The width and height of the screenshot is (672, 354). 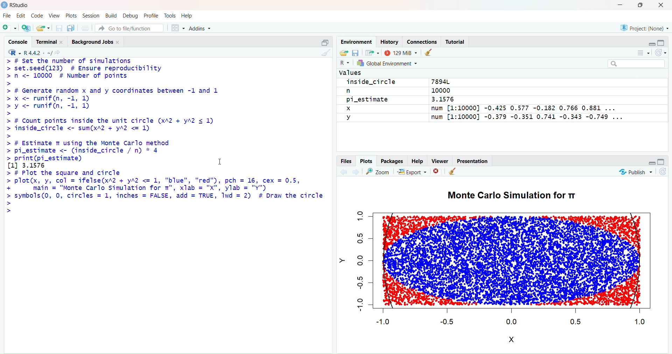 I want to click on Import data, so click(x=373, y=52).